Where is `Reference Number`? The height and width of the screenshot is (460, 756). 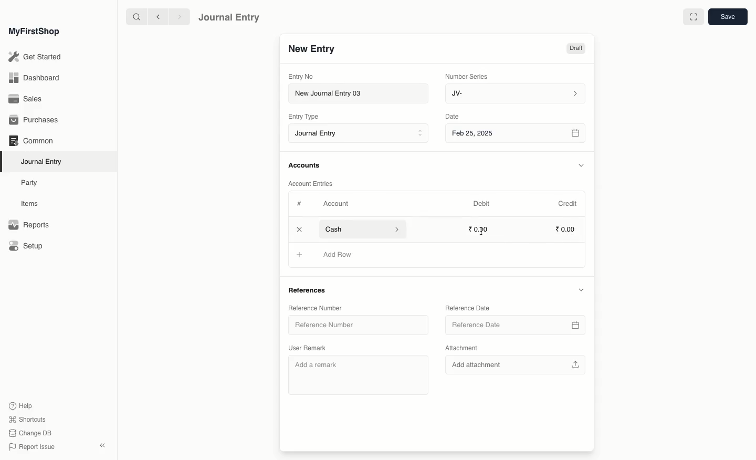 Reference Number is located at coordinates (358, 325).